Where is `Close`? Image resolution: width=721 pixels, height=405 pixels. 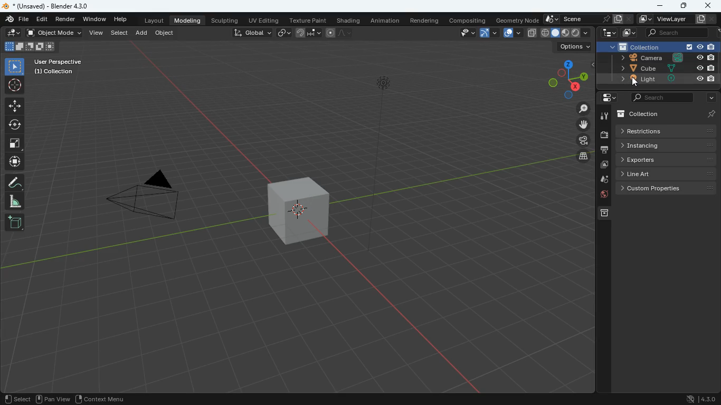
Close is located at coordinates (629, 20).